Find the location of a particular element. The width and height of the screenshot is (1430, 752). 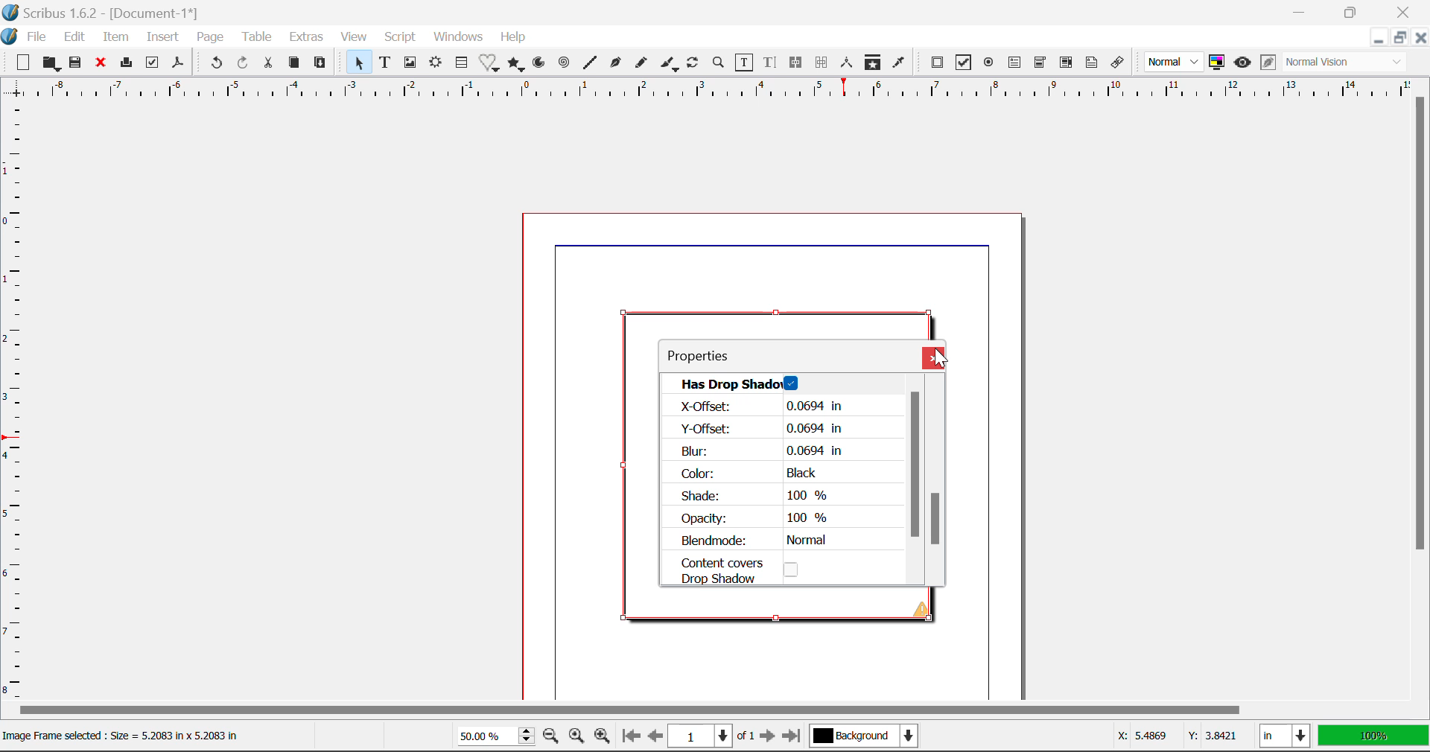

Preflight Verifier is located at coordinates (152, 64).